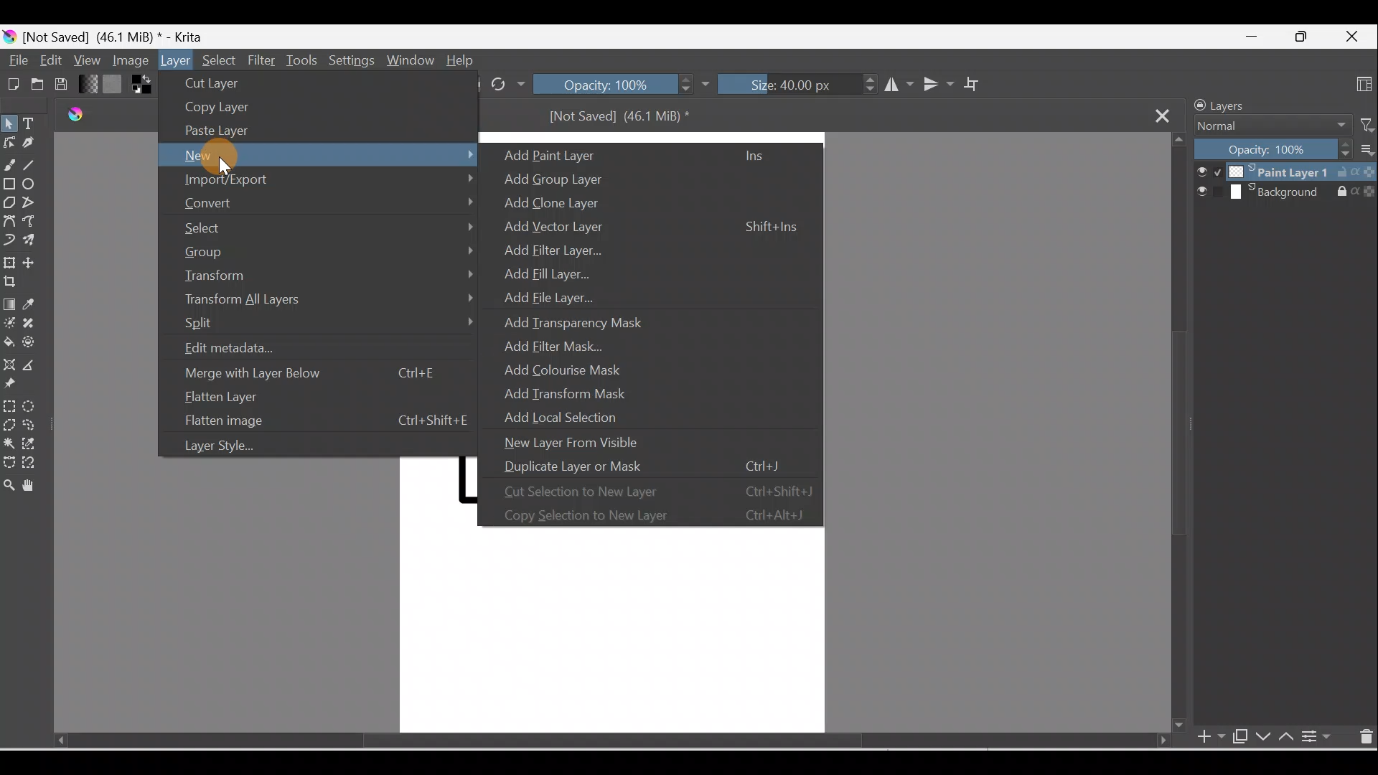 The height and width of the screenshot is (775, 1378). I want to click on Horizontal mirror tool, so click(894, 86).